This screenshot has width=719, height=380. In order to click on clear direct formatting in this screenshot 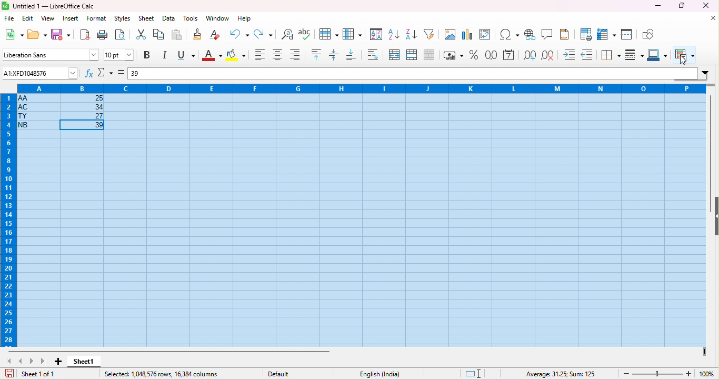, I will do `click(215, 34)`.